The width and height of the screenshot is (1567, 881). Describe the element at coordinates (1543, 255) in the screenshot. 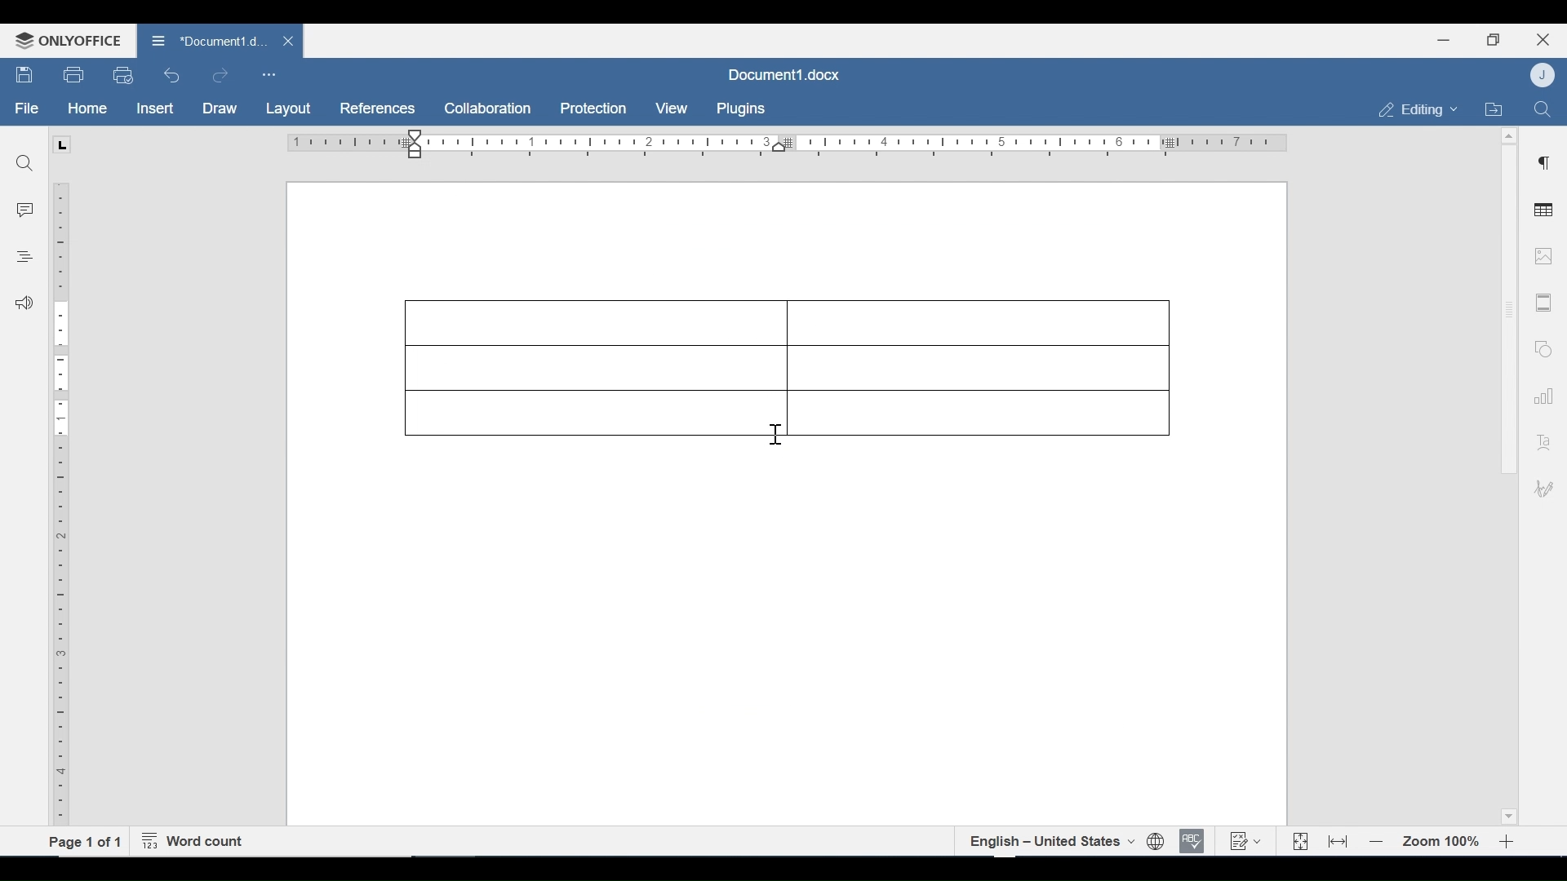

I see `image` at that location.